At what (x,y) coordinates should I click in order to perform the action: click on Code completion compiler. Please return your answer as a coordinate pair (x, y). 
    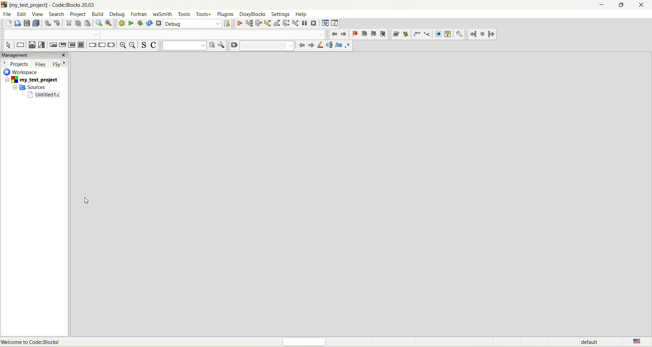
    Looking at the image, I should click on (162, 34).